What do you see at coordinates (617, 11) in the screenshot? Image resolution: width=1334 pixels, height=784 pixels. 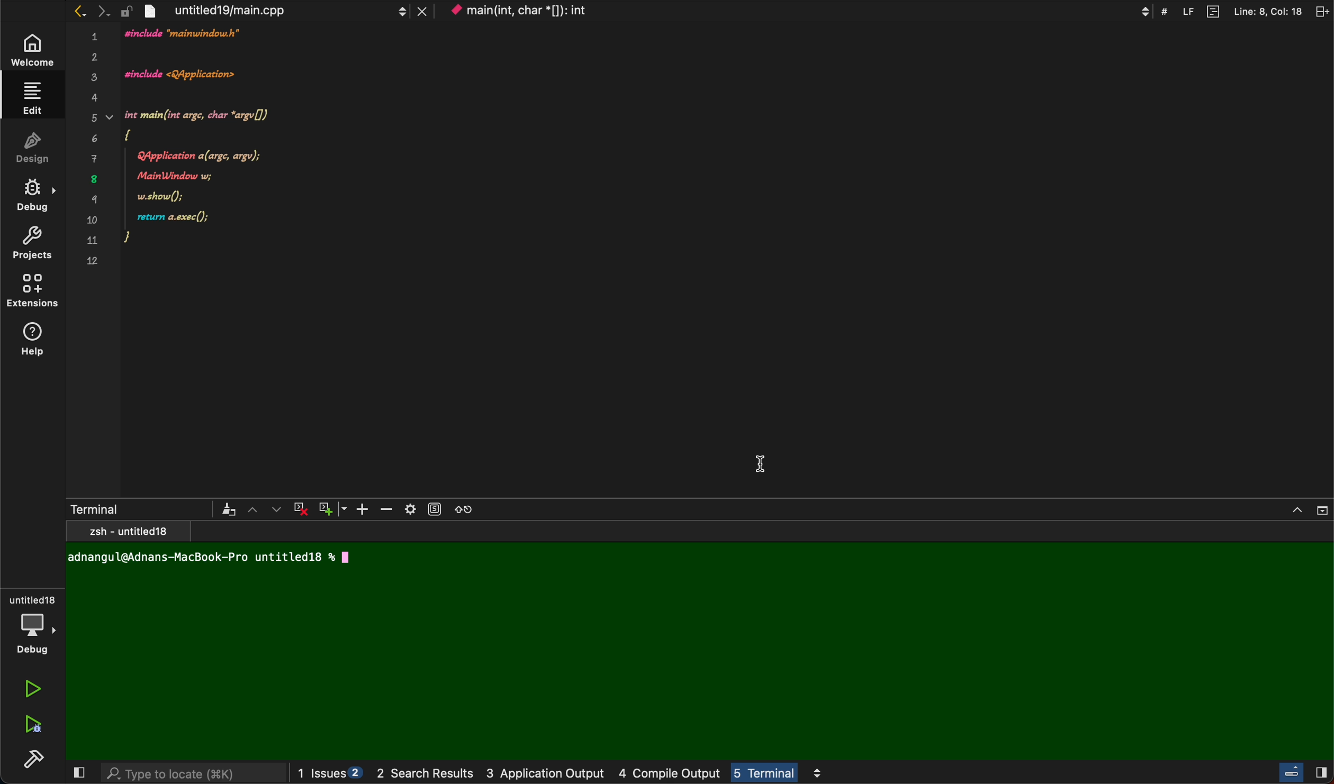 I see `context` at bounding box center [617, 11].